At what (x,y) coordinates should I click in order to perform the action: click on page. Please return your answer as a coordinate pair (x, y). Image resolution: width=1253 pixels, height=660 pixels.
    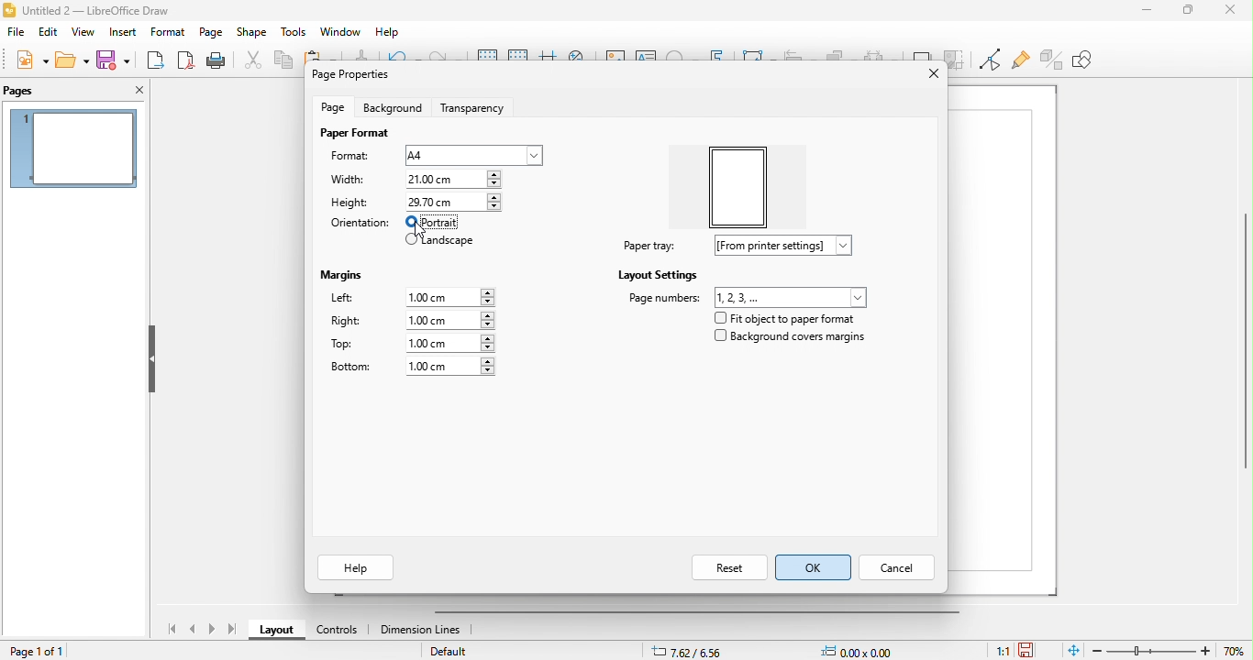
    Looking at the image, I should click on (332, 110).